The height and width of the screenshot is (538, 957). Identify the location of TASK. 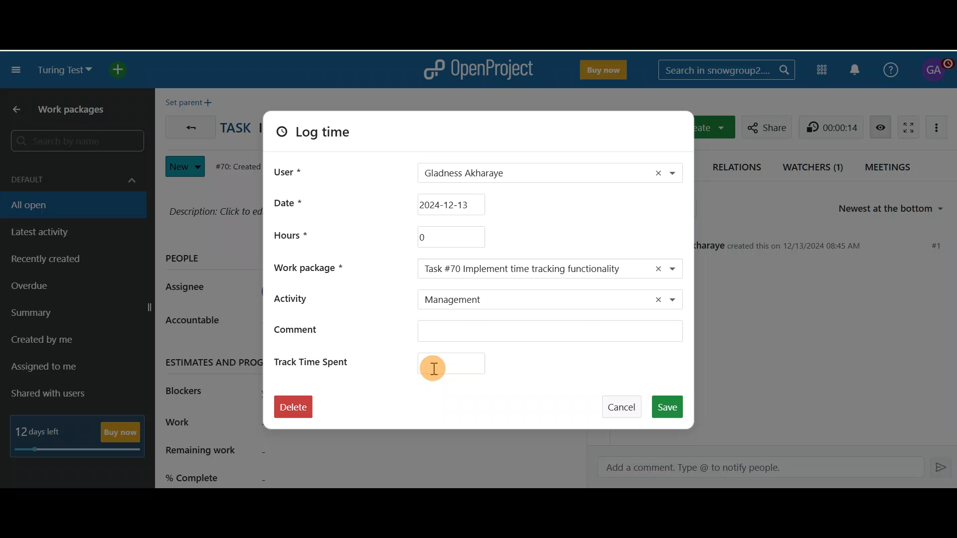
(236, 130).